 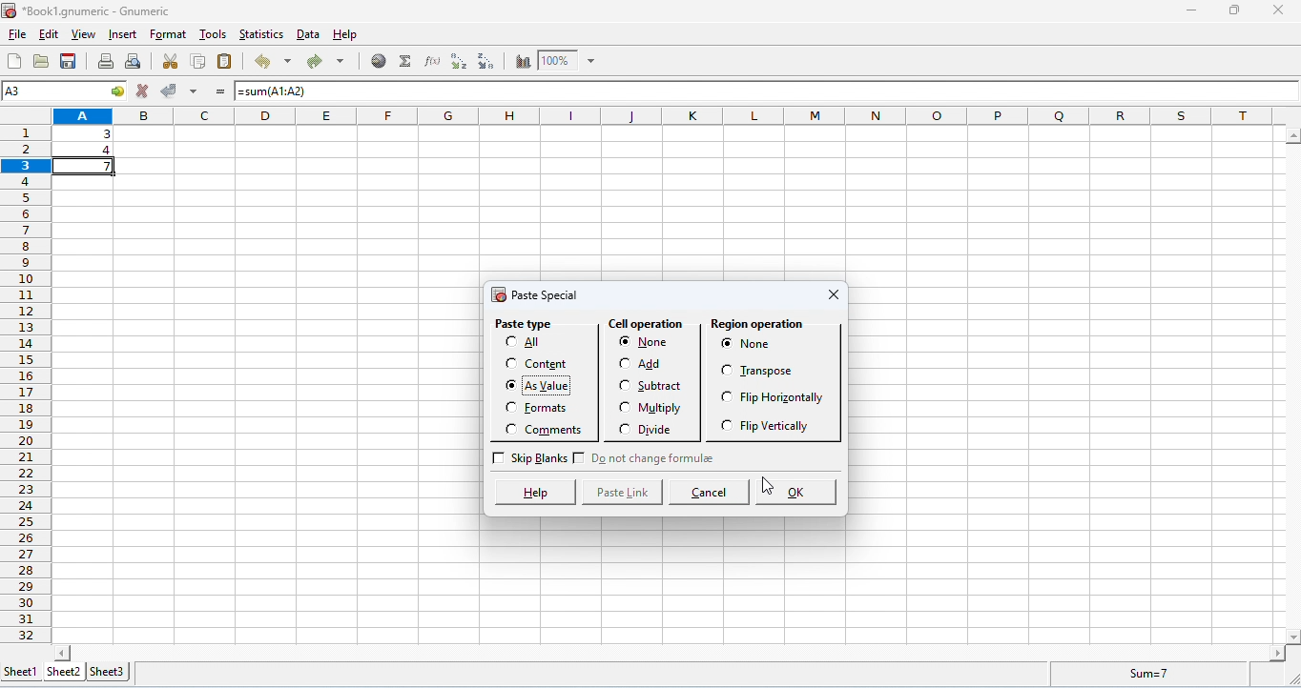 I want to click on print, so click(x=107, y=62).